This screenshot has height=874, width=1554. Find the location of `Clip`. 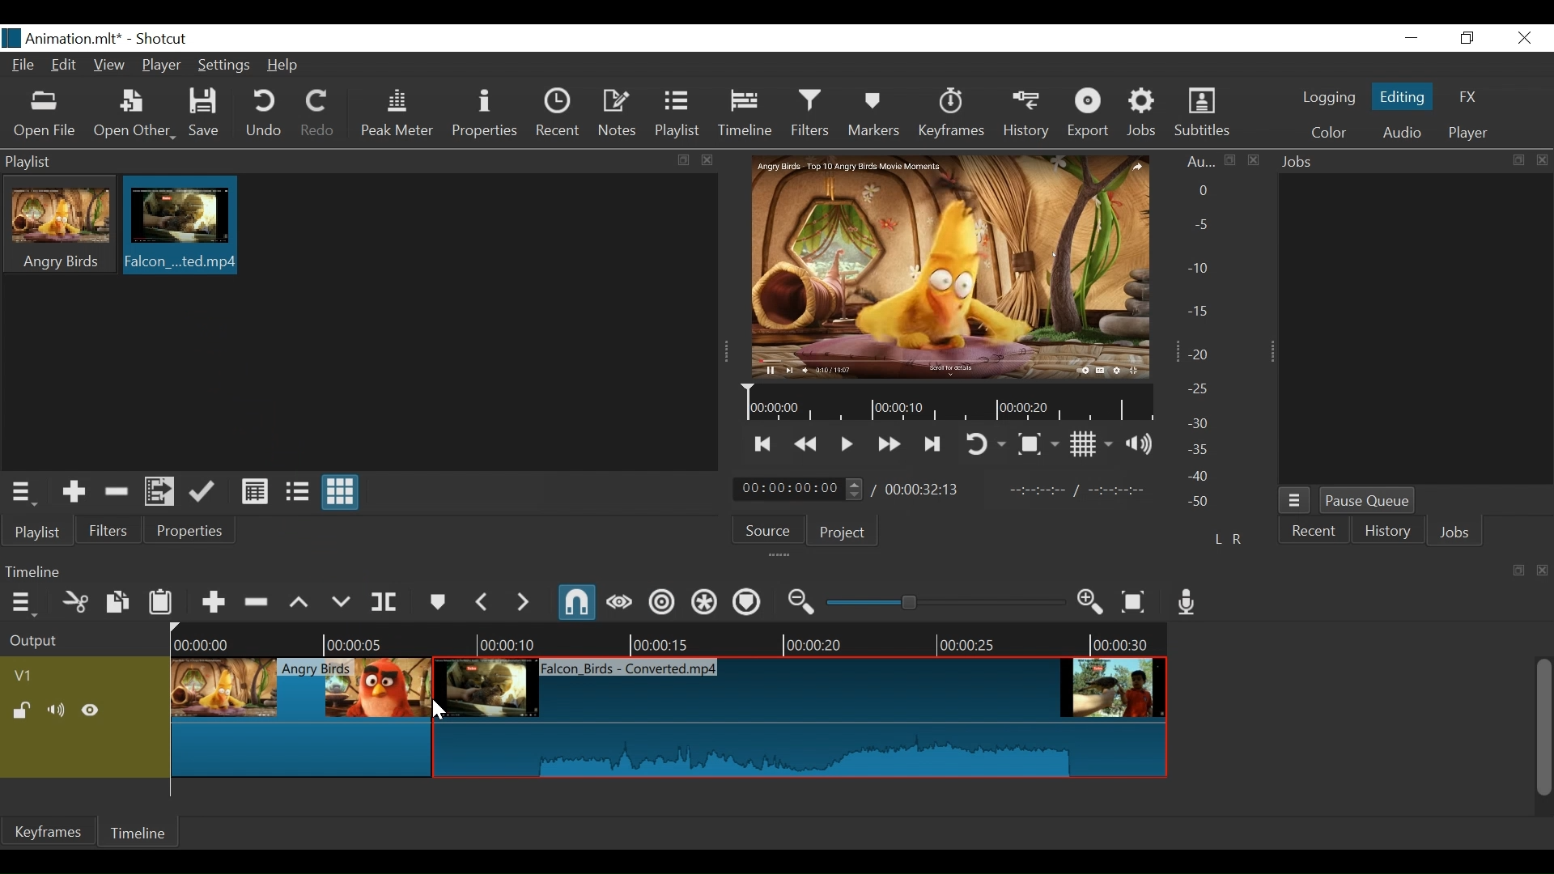

Clip is located at coordinates (179, 226).